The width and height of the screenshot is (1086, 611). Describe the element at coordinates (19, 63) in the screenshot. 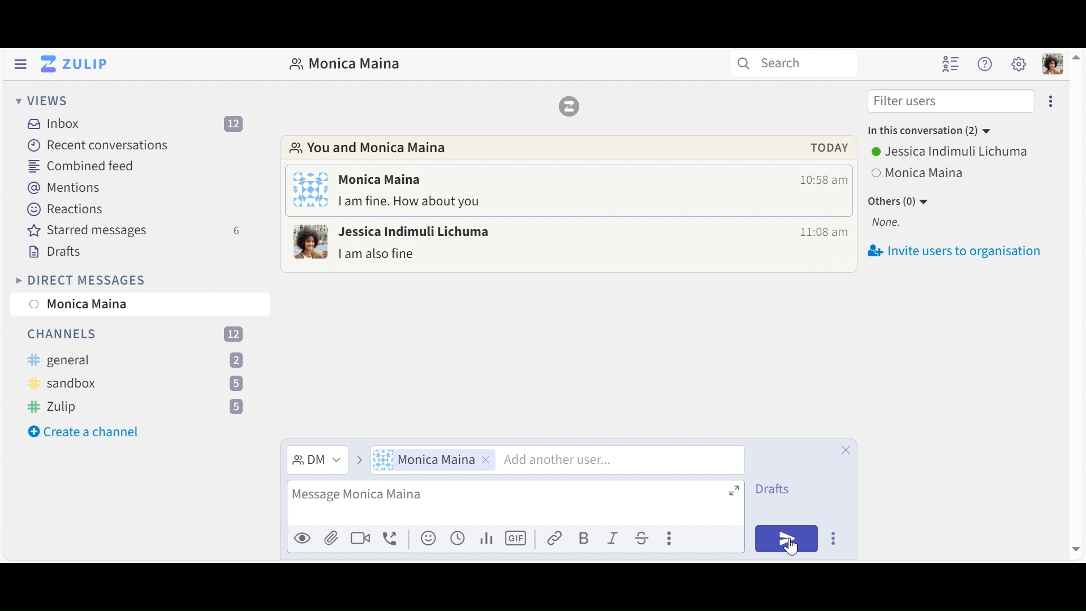

I see `Hide Left Sidebar` at that location.